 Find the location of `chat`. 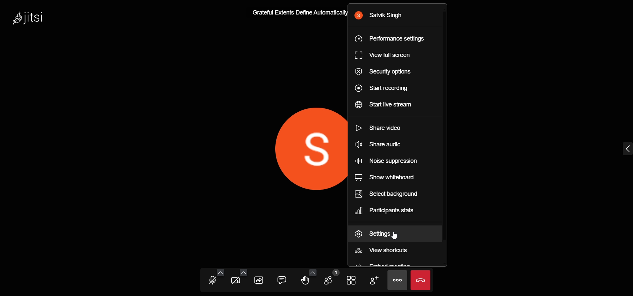

chat is located at coordinates (282, 279).